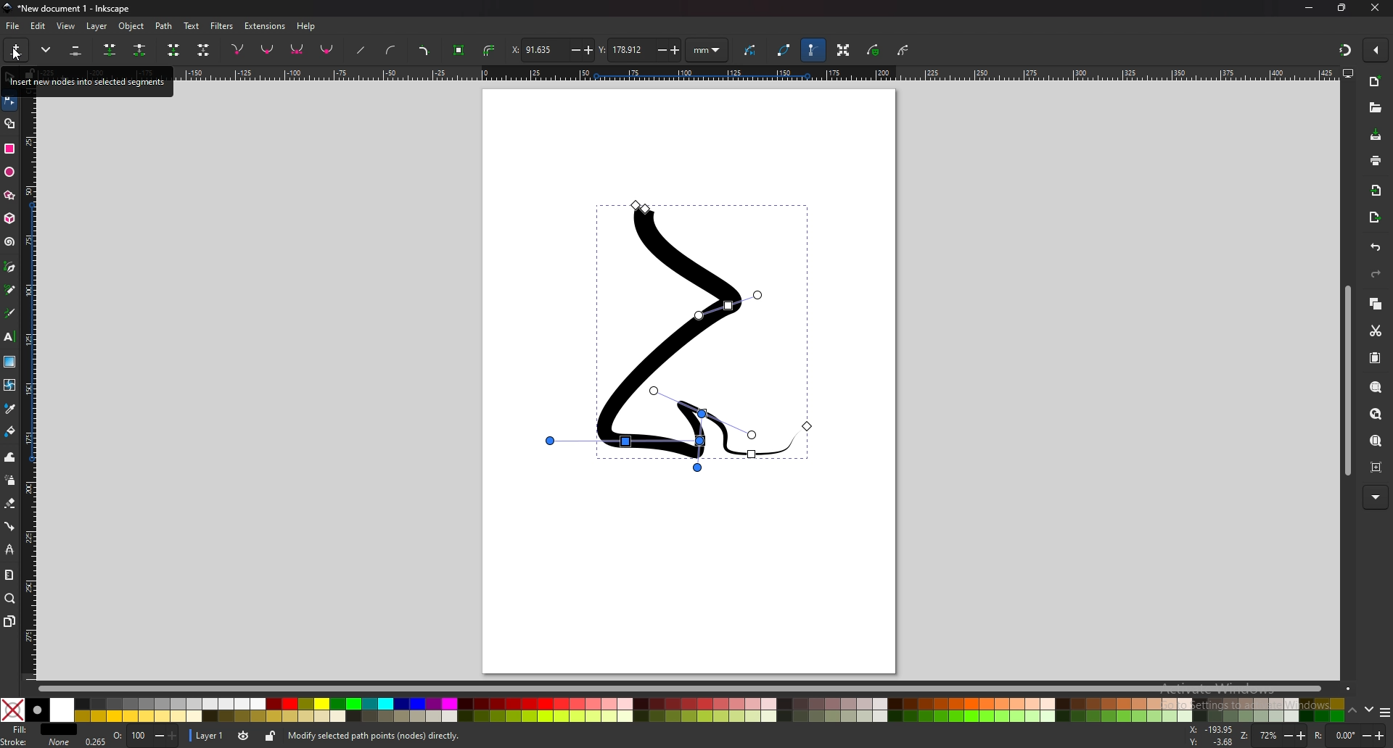 The image size is (1393, 748). Describe the element at coordinates (1375, 331) in the screenshot. I see `cut` at that location.